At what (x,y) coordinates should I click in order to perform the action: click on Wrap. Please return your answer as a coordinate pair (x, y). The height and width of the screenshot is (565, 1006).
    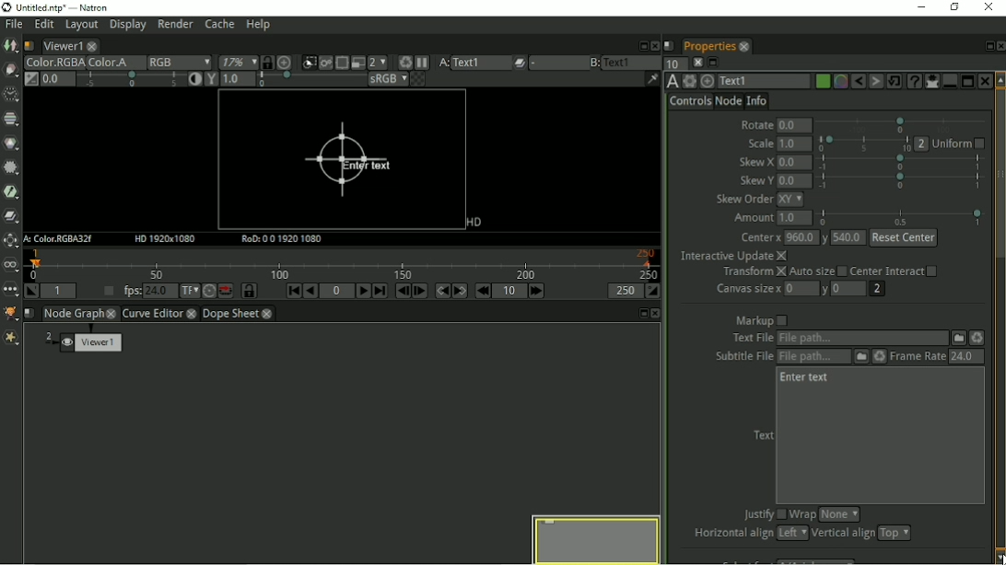
    Looking at the image, I should click on (801, 513).